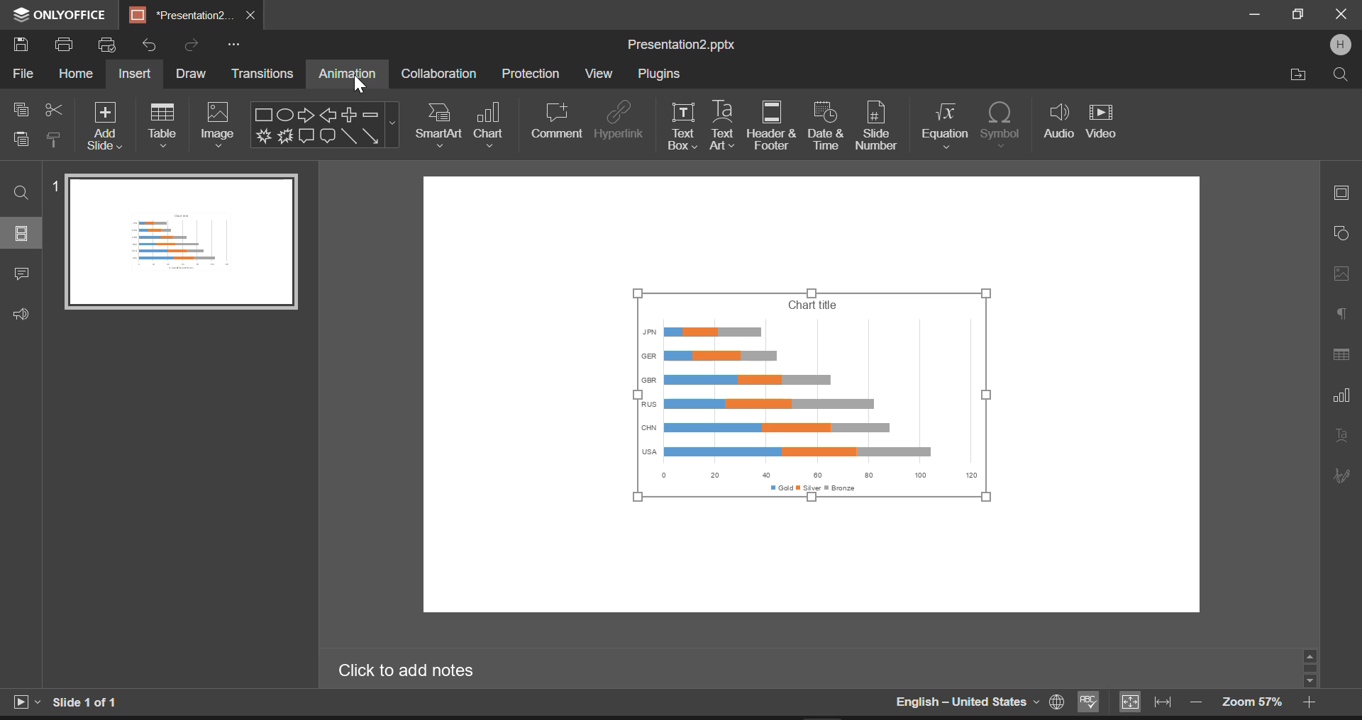 The height and width of the screenshot is (720, 1362). I want to click on Shape Settings, so click(1340, 232).